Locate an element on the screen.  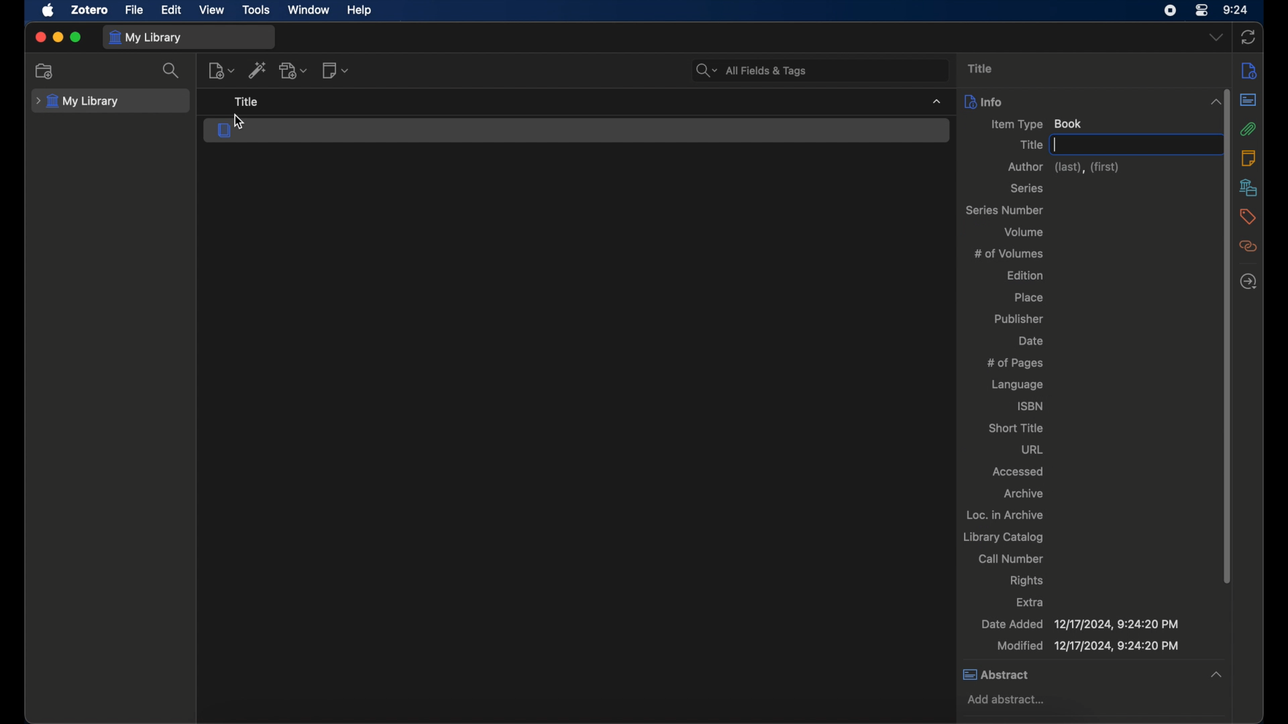
book is located at coordinates (225, 130).